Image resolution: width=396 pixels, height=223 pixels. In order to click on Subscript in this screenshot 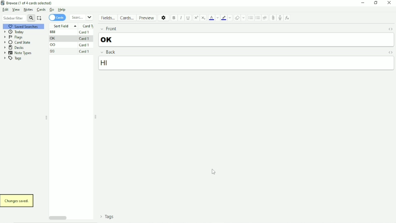, I will do `click(203, 17)`.